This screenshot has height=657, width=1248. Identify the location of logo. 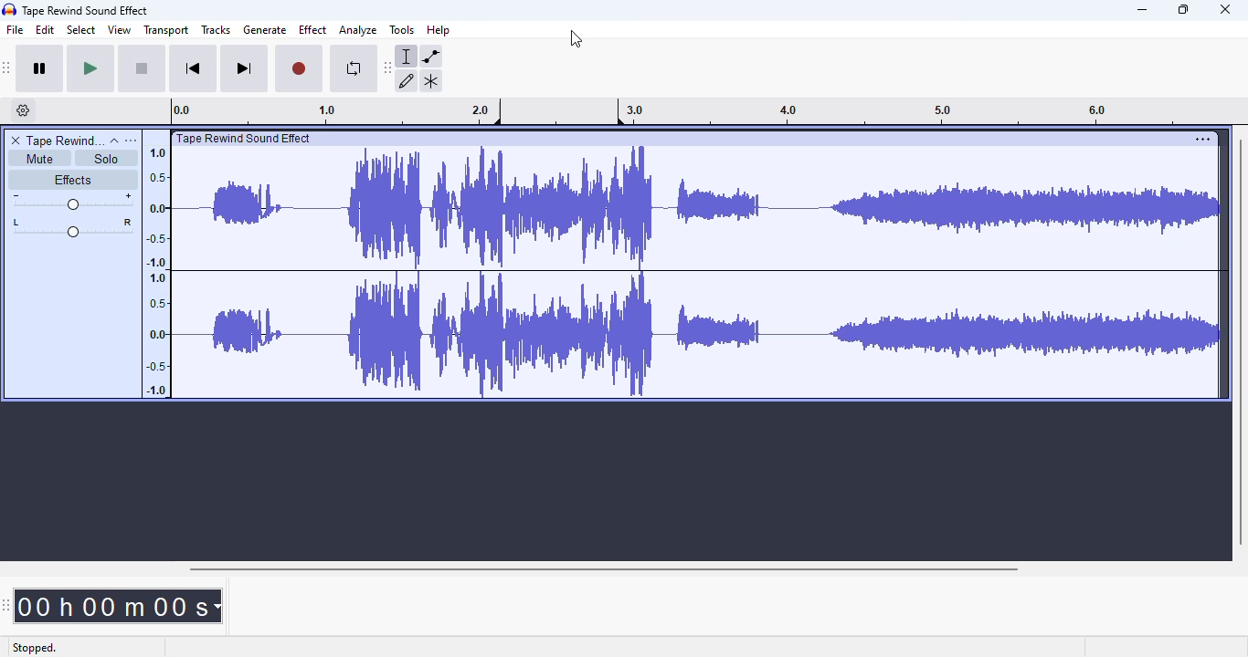
(9, 8).